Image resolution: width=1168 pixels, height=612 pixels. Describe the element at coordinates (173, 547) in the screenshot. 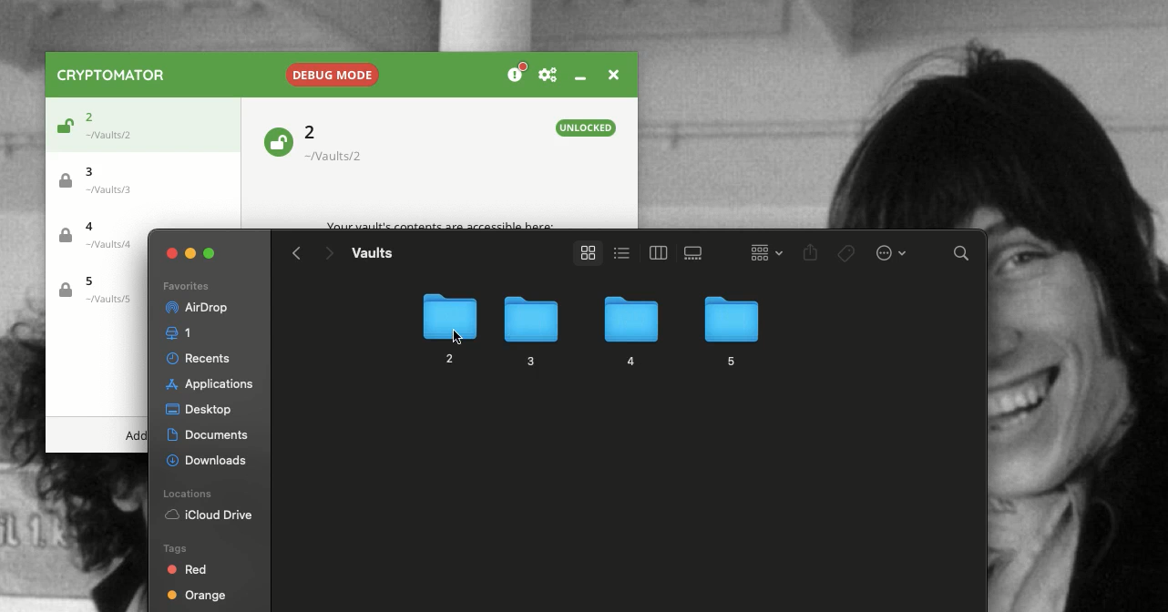

I see `Tags` at that location.